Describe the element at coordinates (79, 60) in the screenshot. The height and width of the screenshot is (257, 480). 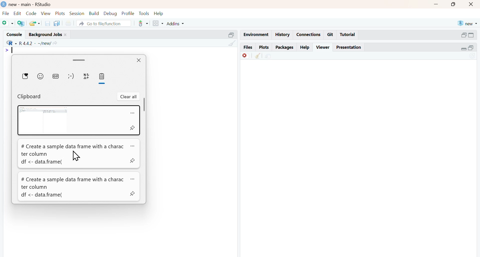
I see `drag handle` at that location.